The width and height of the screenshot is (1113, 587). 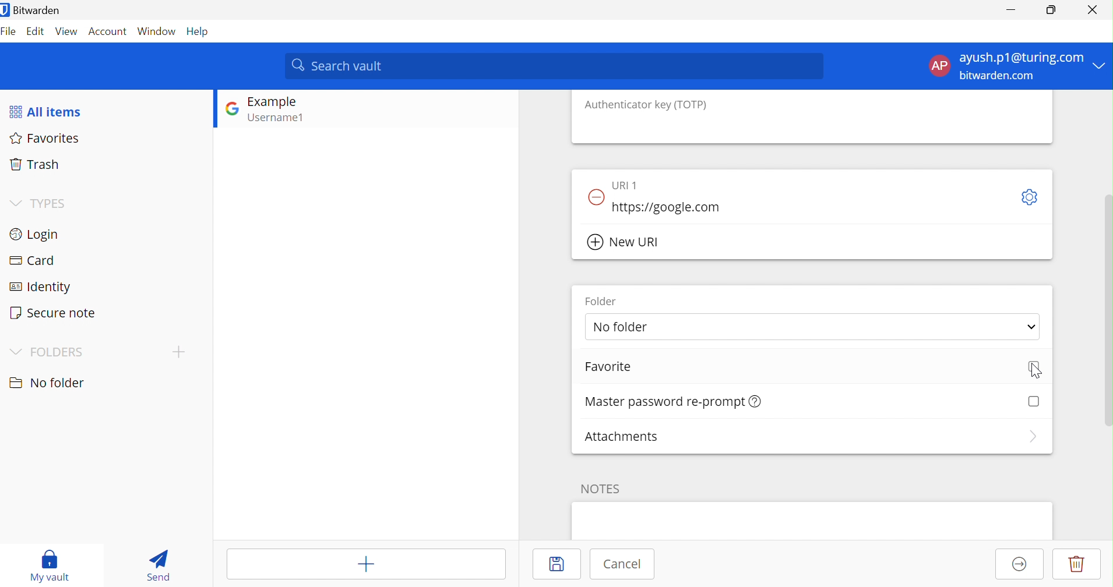 What do you see at coordinates (1034, 399) in the screenshot?
I see `Checkbox` at bounding box center [1034, 399].